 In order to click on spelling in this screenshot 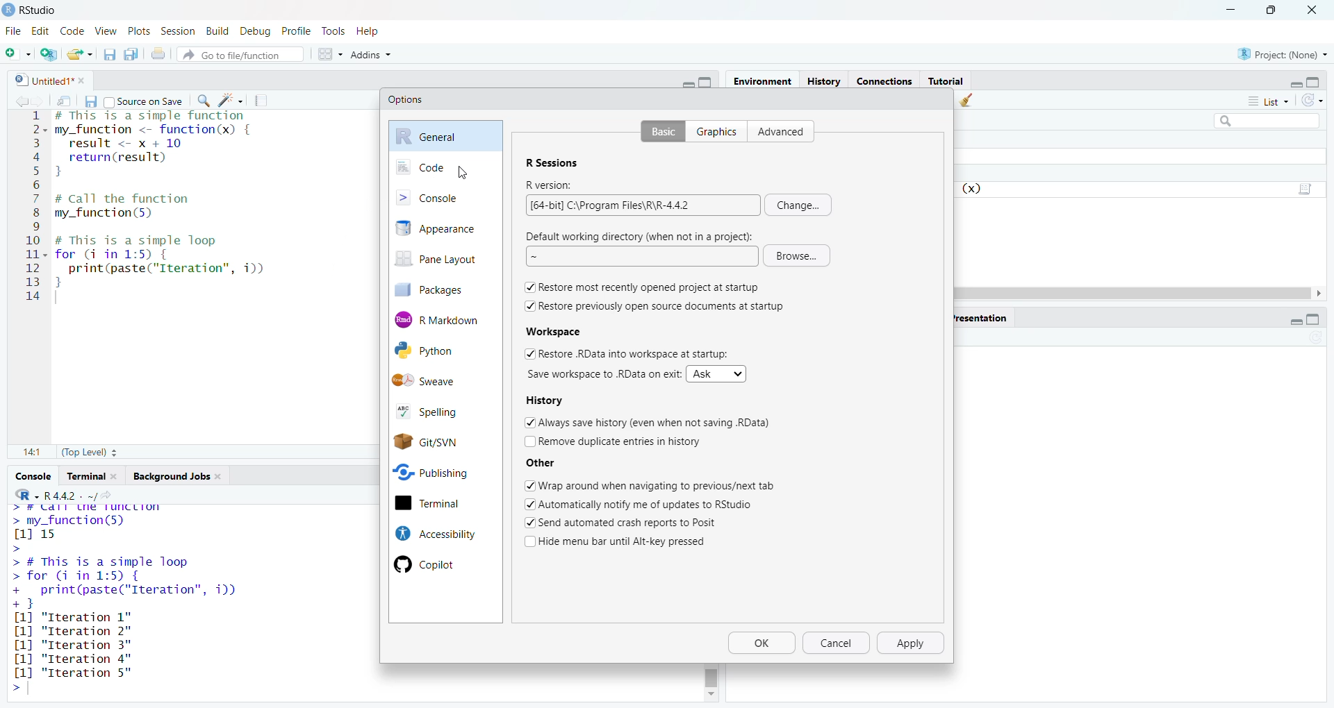, I will do `click(439, 410)`.